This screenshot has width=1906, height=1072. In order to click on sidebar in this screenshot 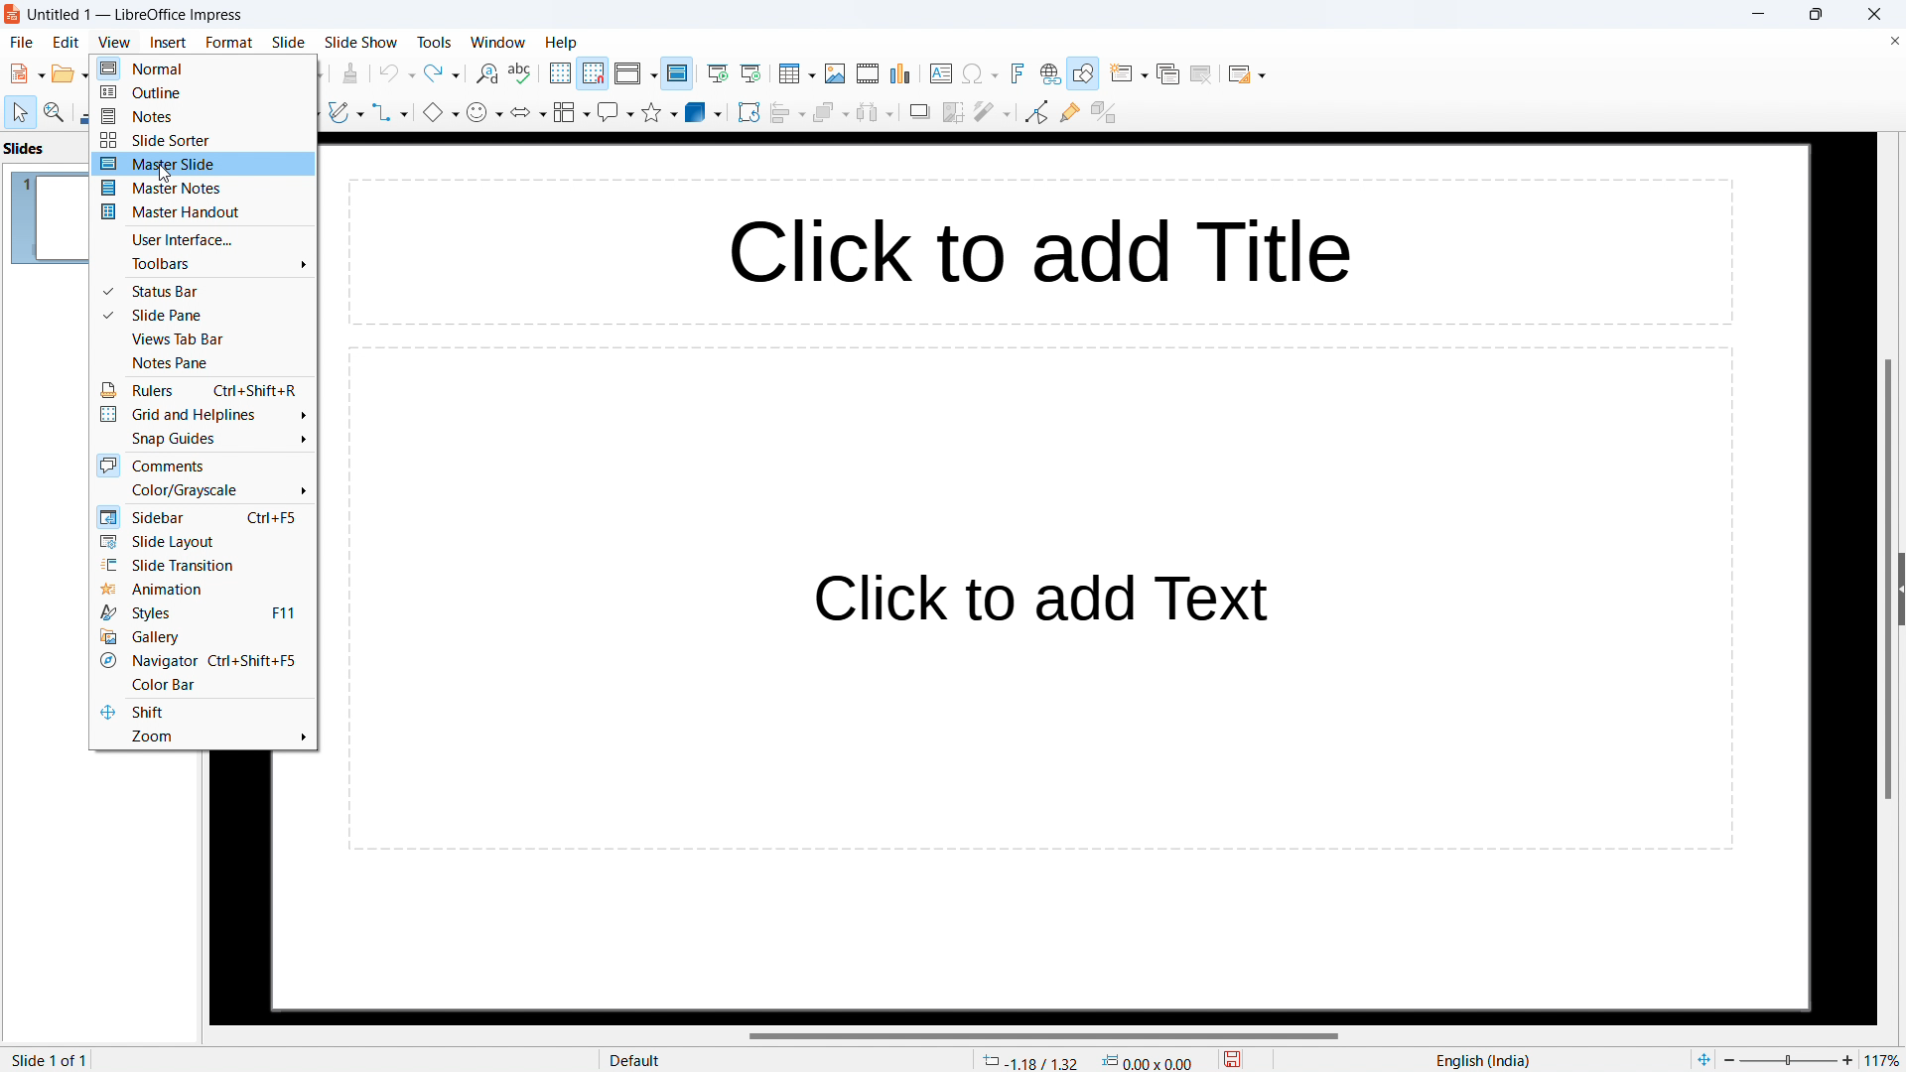, I will do `click(204, 517)`.